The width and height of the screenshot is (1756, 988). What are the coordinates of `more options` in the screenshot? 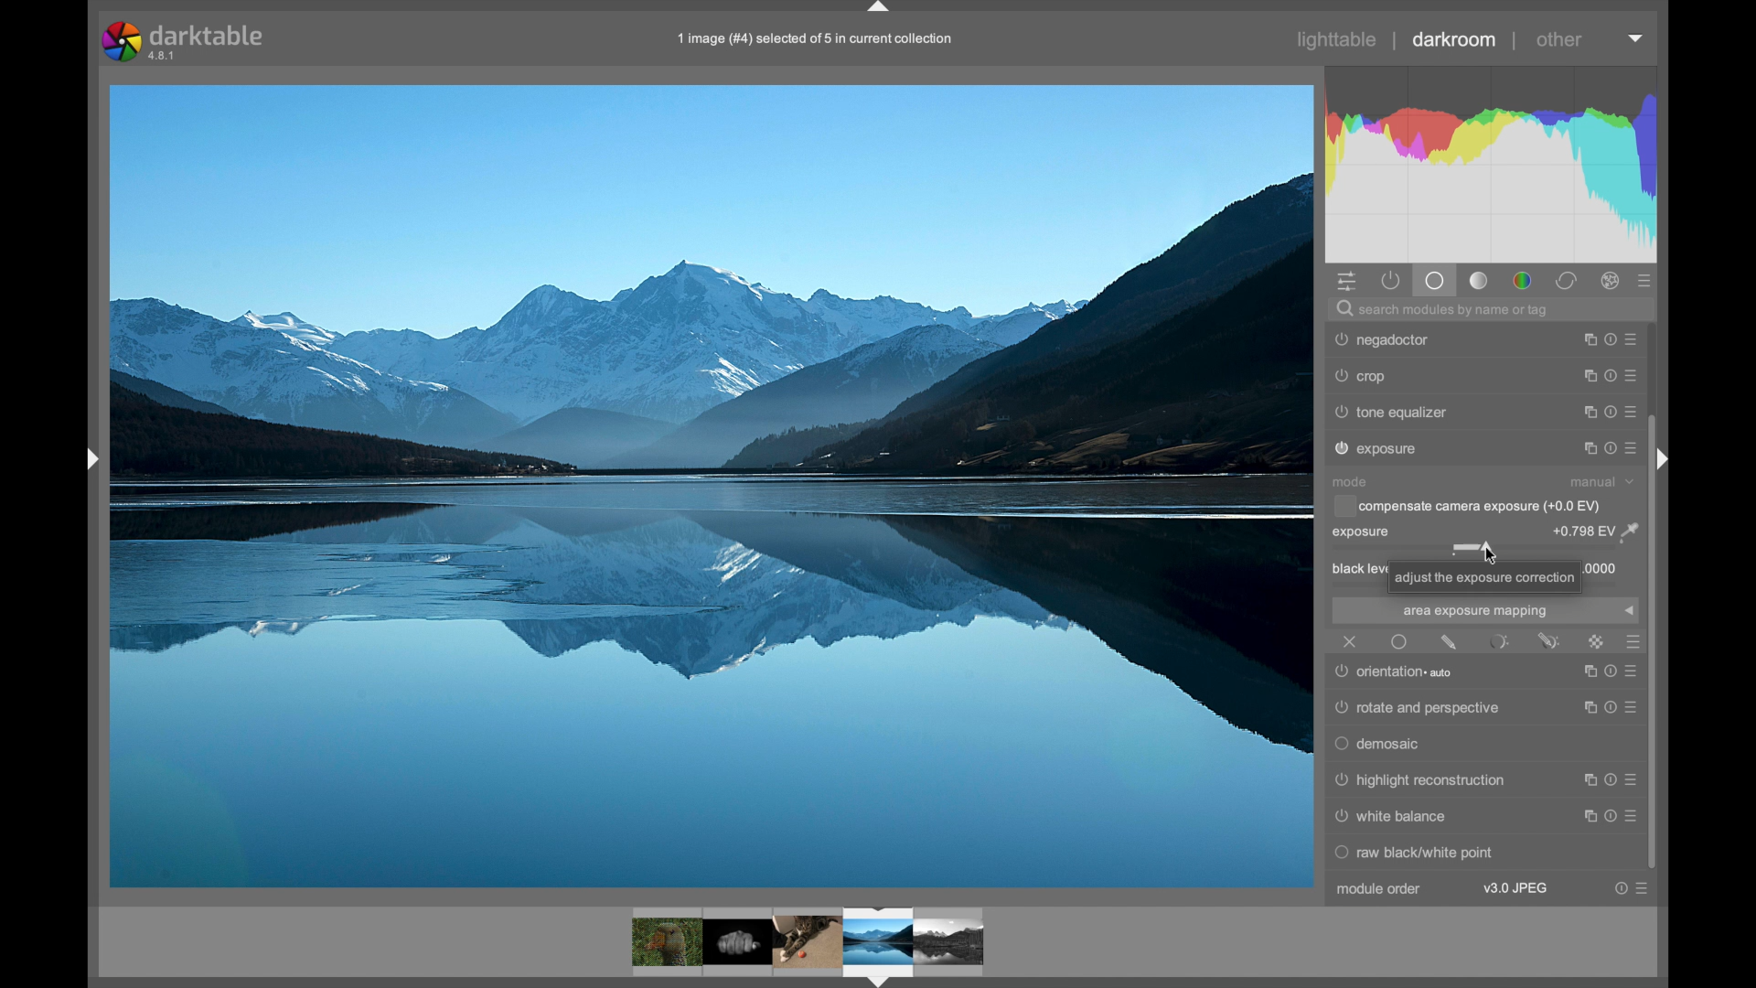 It's located at (1611, 413).